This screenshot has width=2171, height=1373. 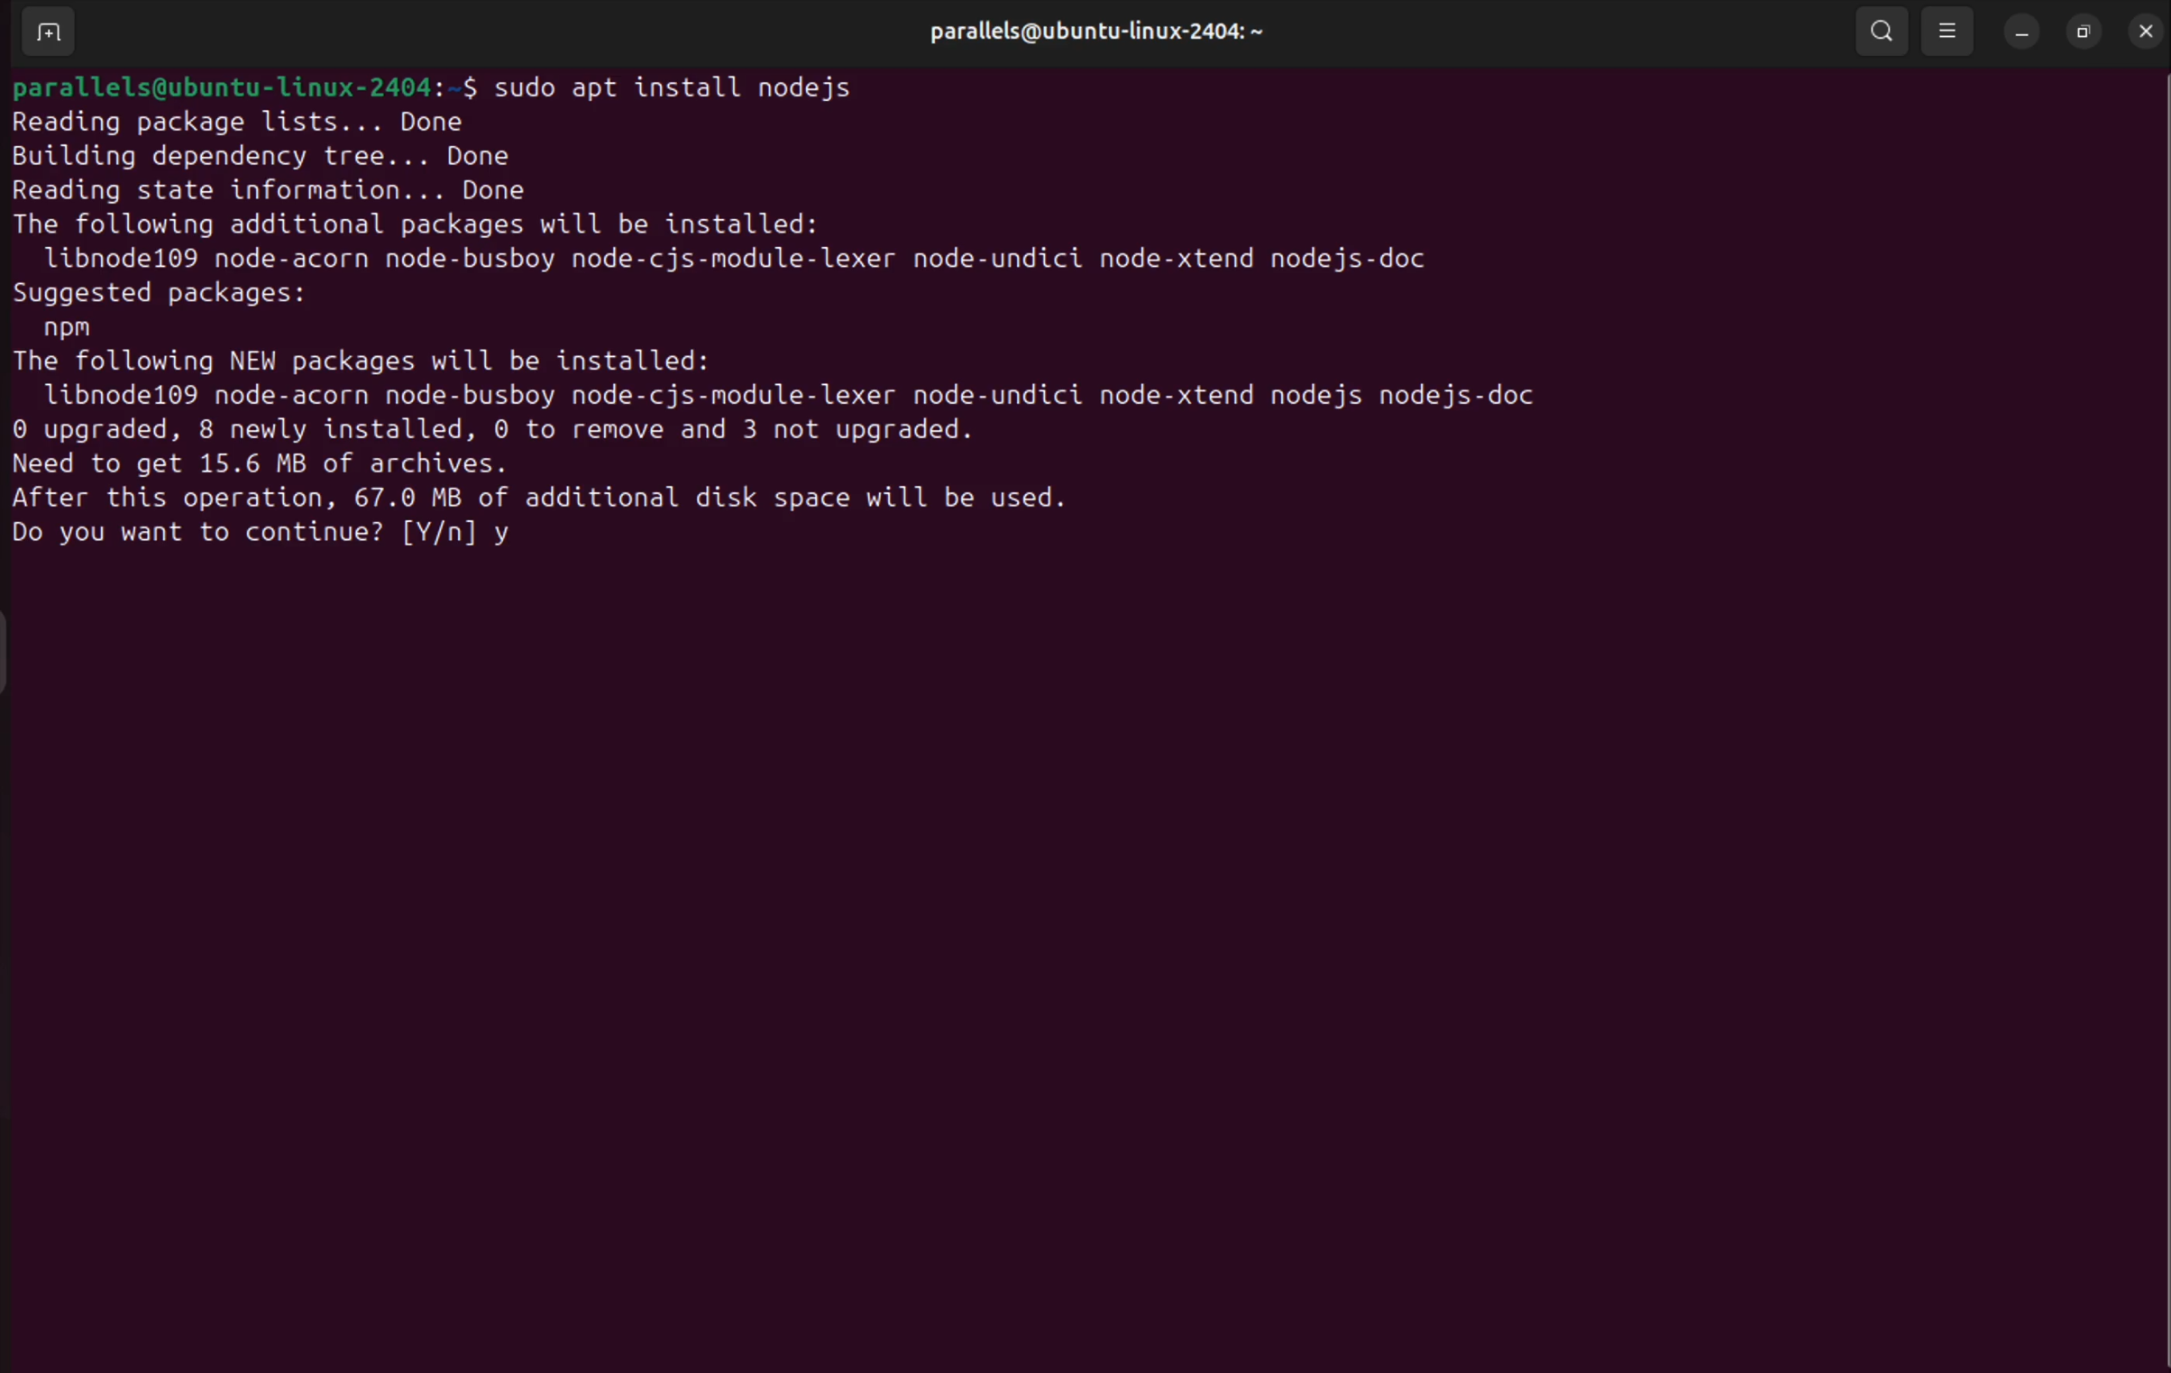 What do you see at coordinates (437, 535) in the screenshot?
I see `Y/n` at bounding box center [437, 535].